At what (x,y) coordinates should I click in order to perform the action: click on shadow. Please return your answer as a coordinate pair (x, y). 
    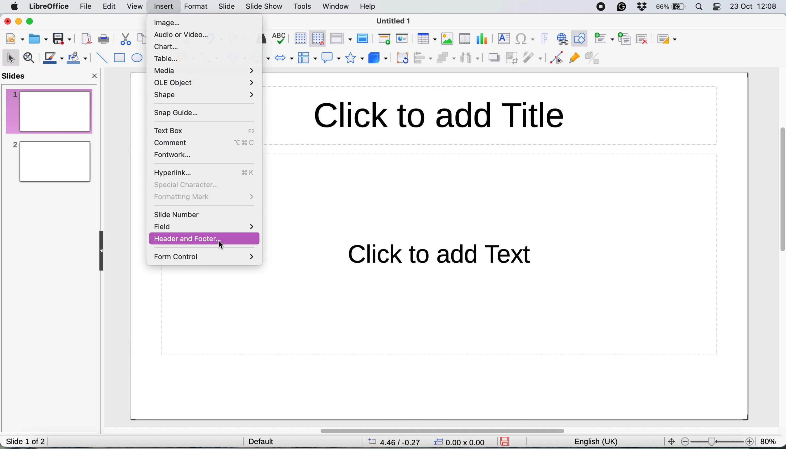
    Looking at the image, I should click on (493, 58).